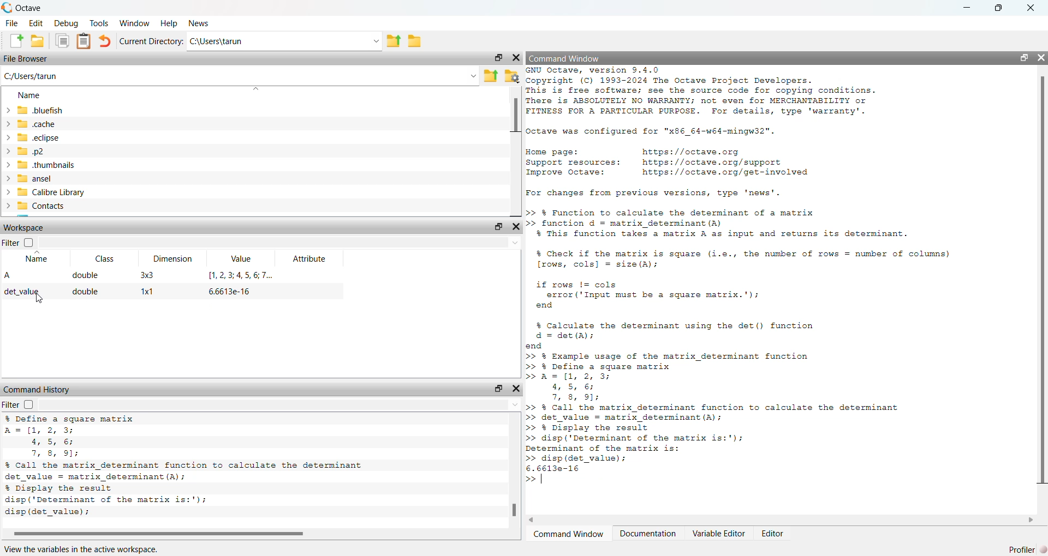  What do you see at coordinates (147, 292) in the screenshot?
I see `1x1` at bounding box center [147, 292].